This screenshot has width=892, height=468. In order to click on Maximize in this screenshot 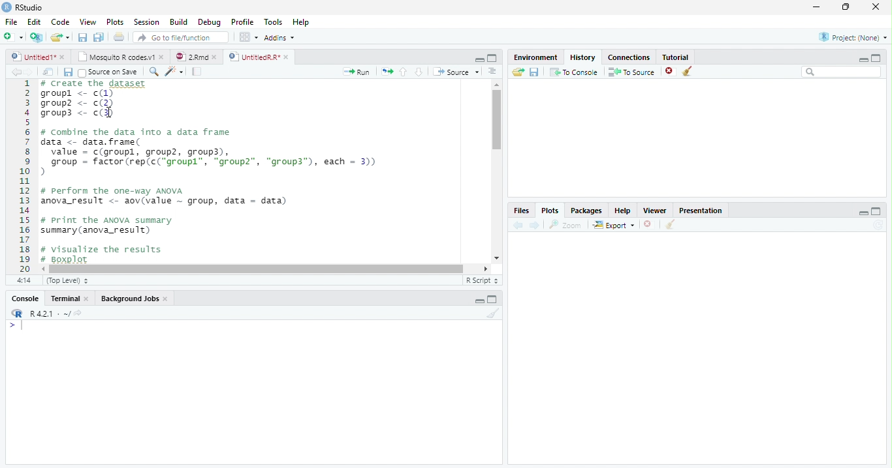, I will do `click(493, 300)`.